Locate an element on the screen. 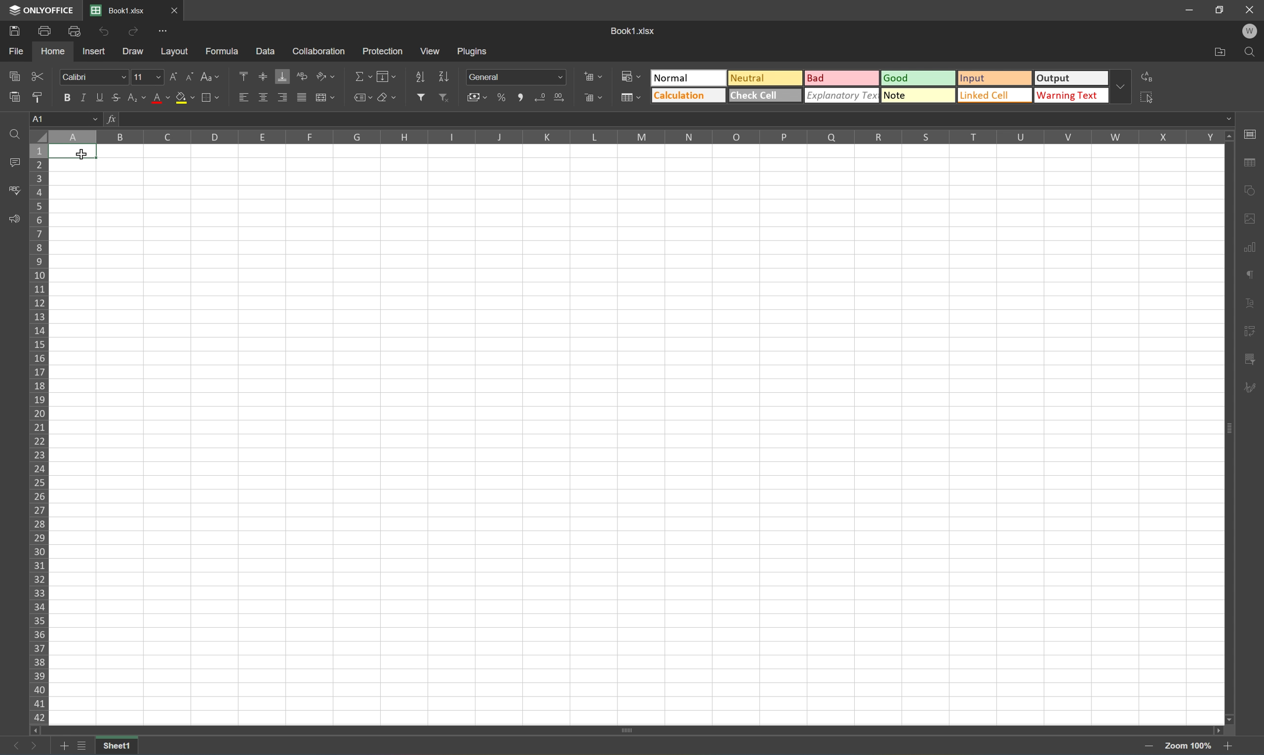 Image resolution: width=1264 pixels, height=755 pixels. Slide settings is located at coordinates (1252, 134).